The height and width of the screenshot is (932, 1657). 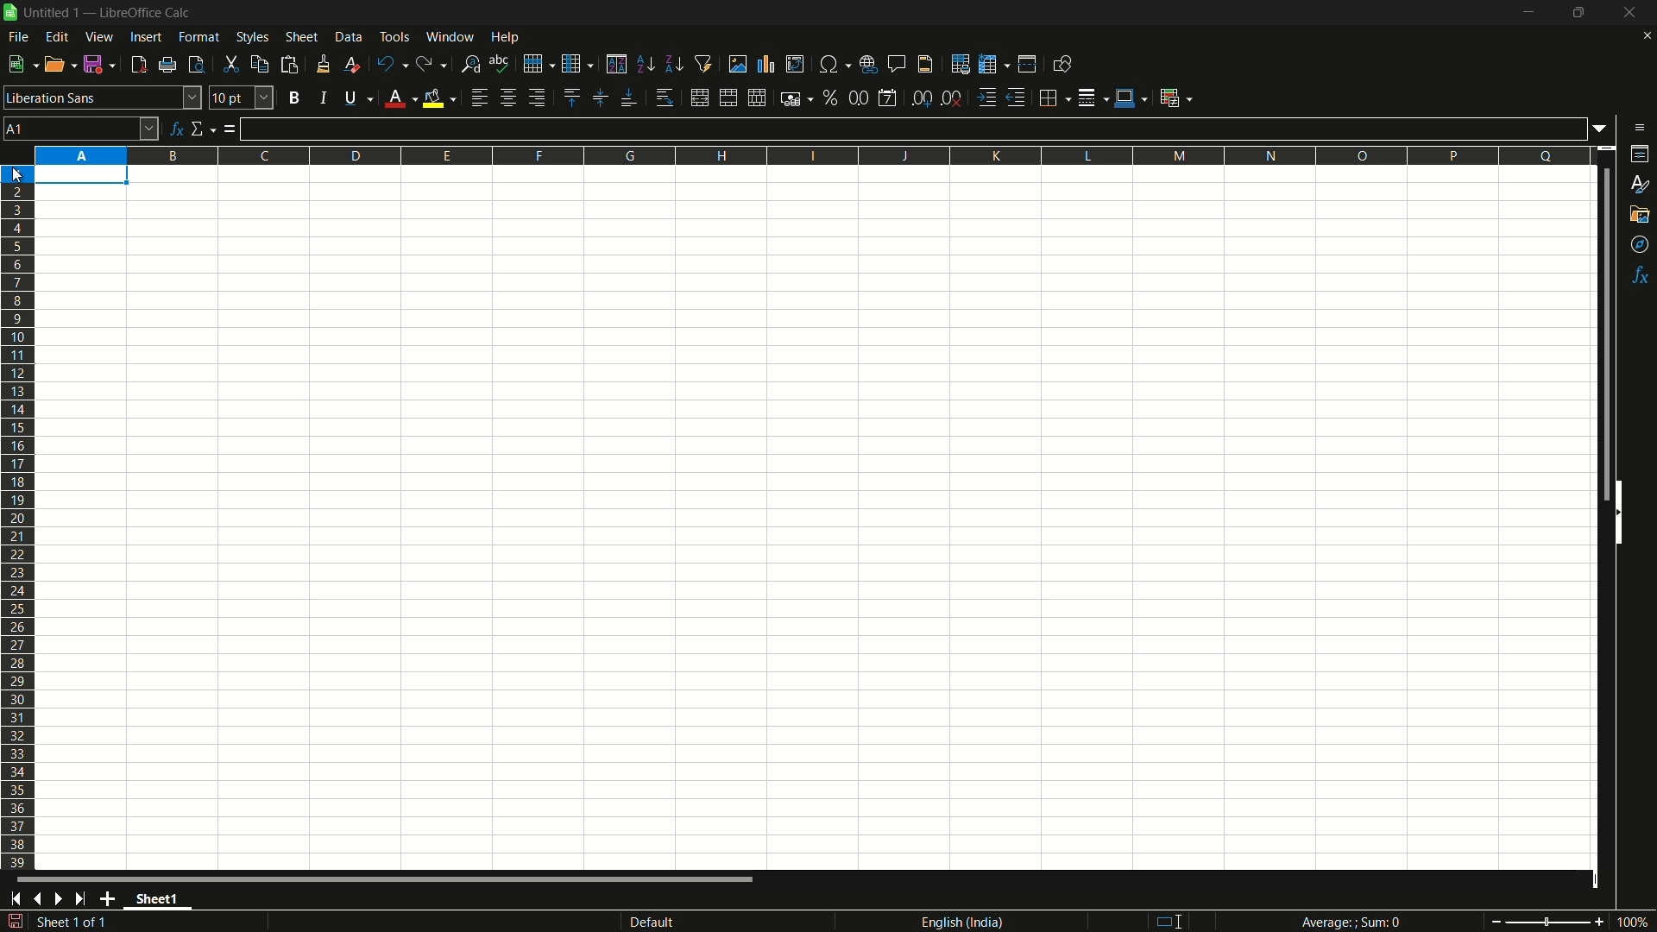 I want to click on italic, so click(x=322, y=98).